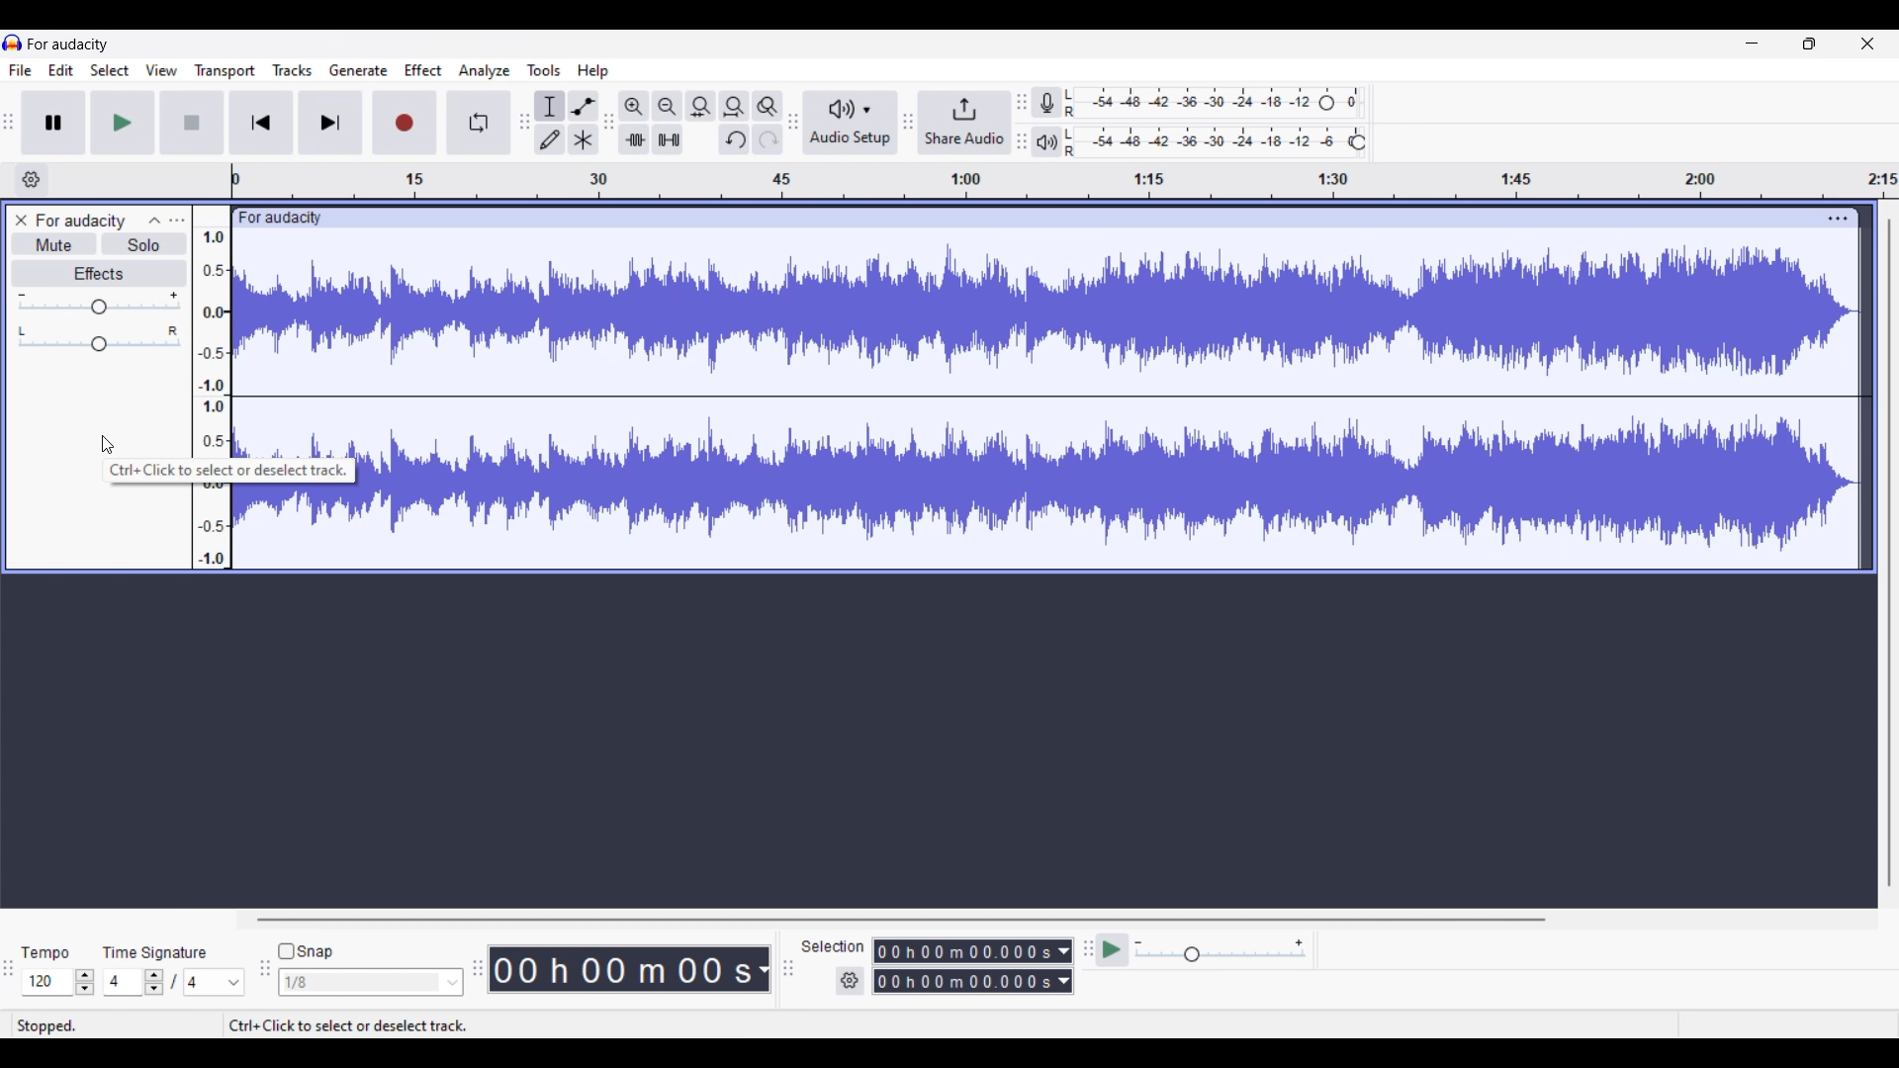  What do you see at coordinates (229, 471) in the screenshot?
I see `Description of current selection` at bounding box center [229, 471].